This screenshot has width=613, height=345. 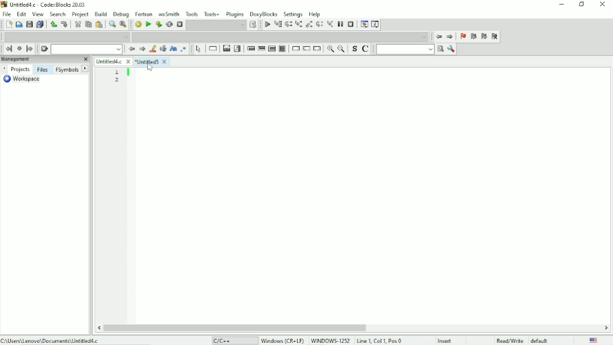 I want to click on Toggle comments, so click(x=365, y=49).